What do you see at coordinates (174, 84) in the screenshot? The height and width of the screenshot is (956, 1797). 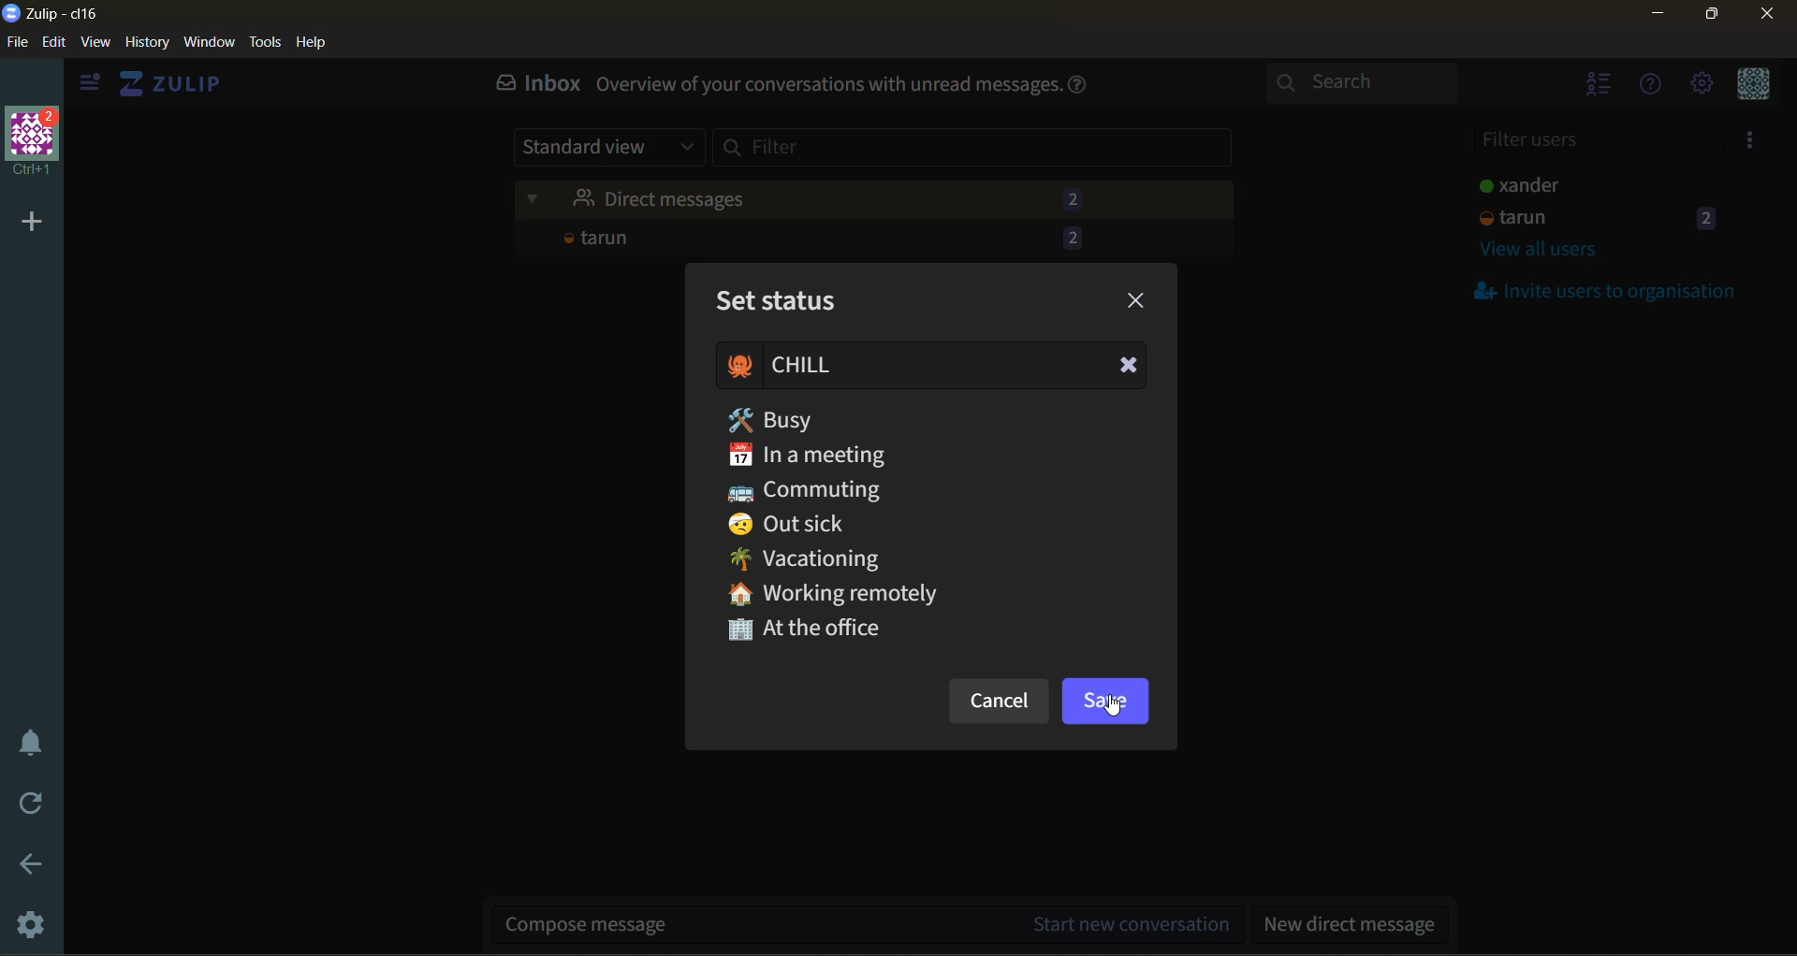 I see `view home` at bounding box center [174, 84].